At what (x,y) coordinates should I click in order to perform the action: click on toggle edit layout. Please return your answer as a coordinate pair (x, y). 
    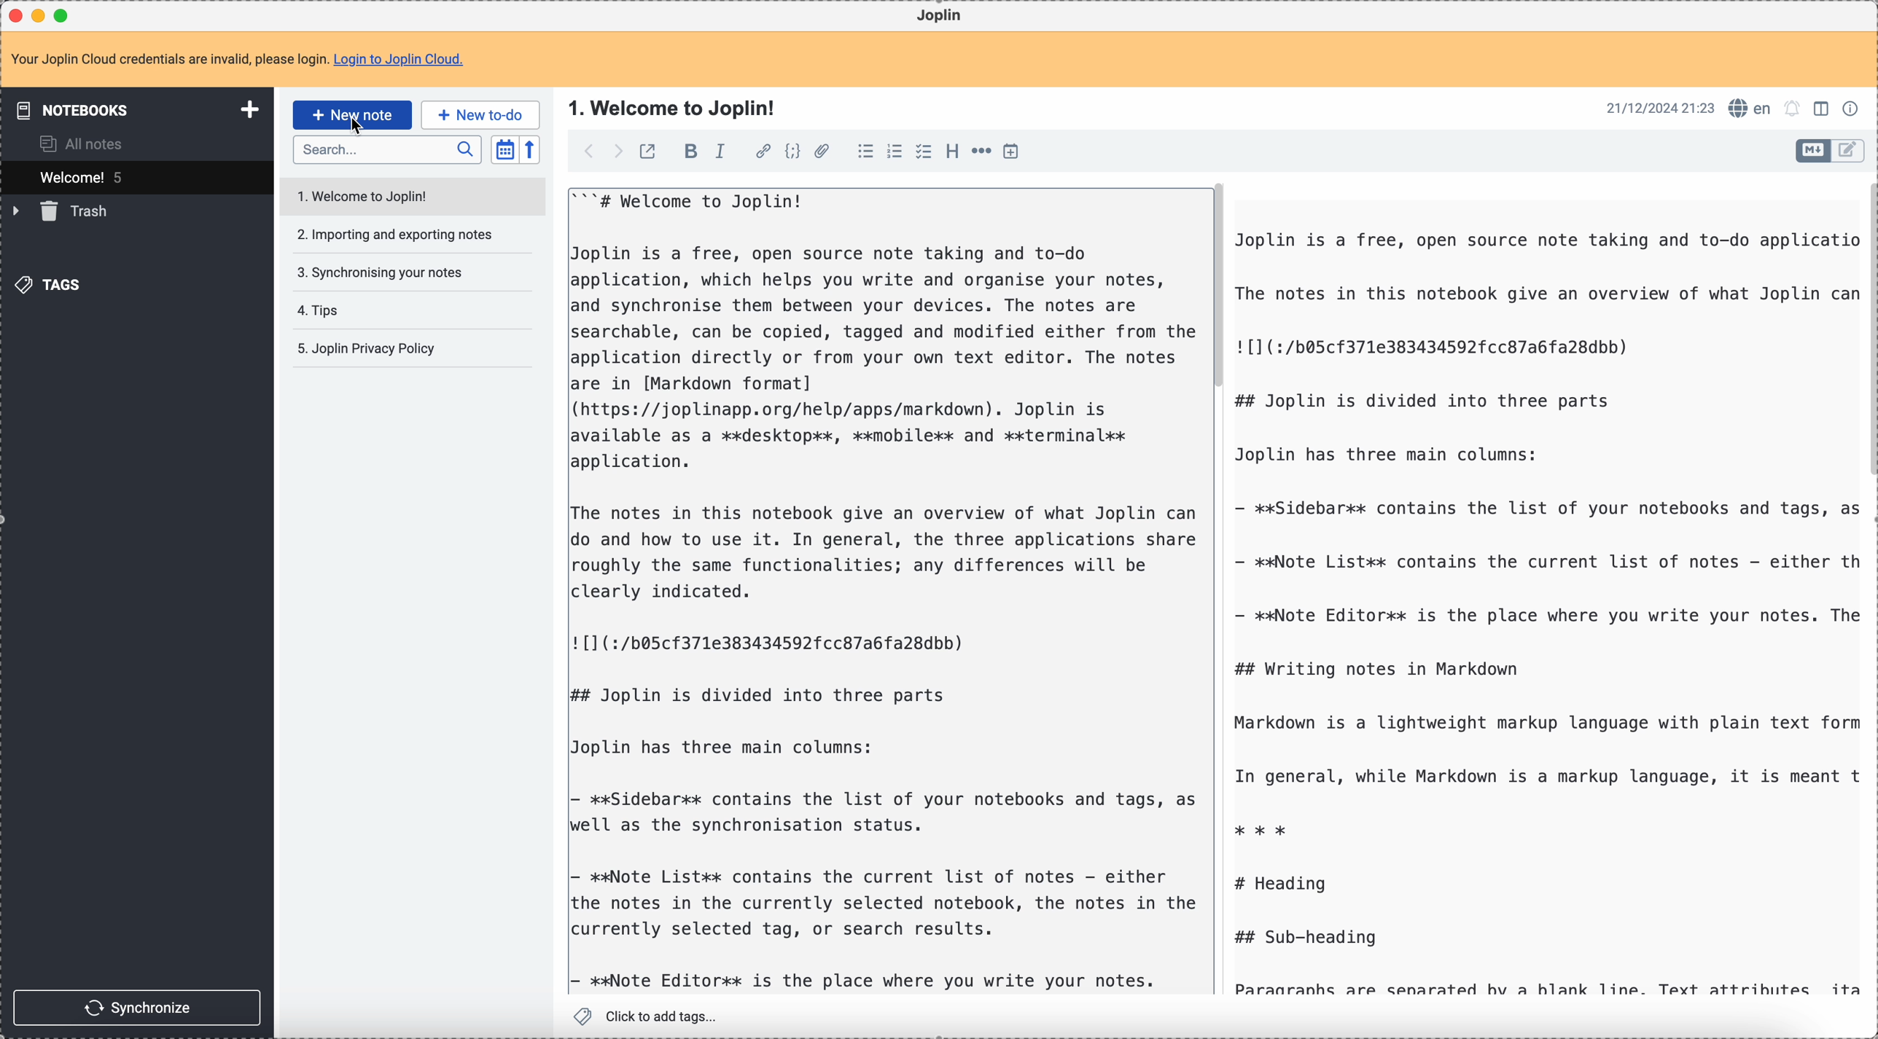
    Looking at the image, I should click on (1849, 151).